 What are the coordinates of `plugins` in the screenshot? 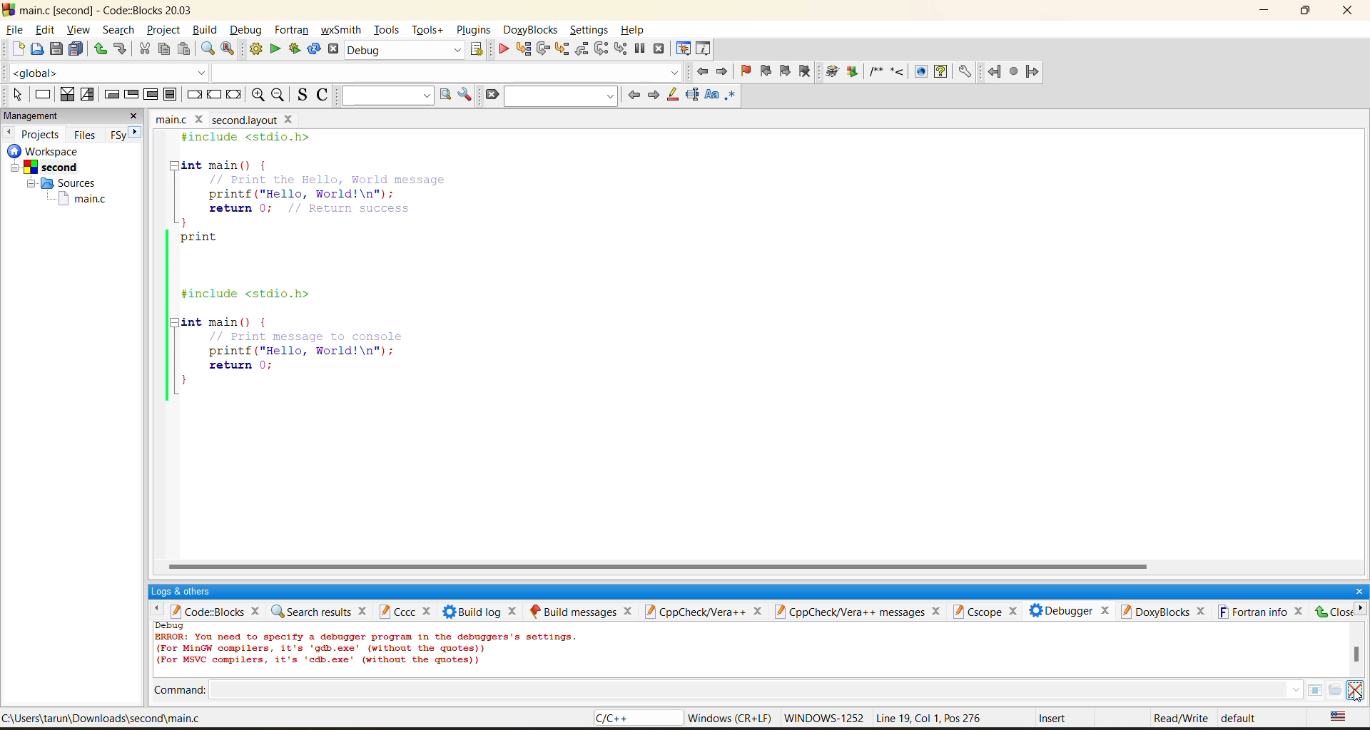 It's located at (474, 29).